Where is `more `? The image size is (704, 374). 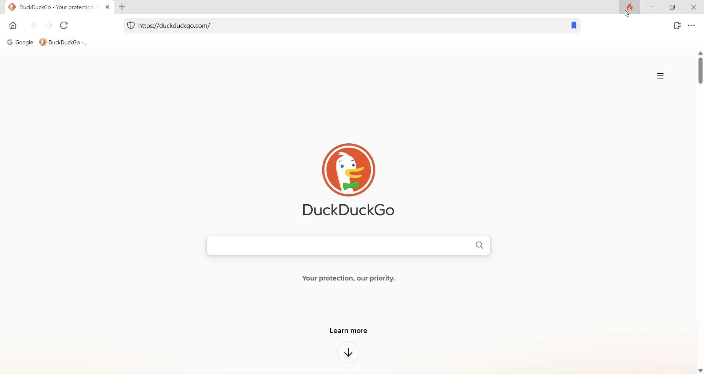
more  is located at coordinates (659, 76).